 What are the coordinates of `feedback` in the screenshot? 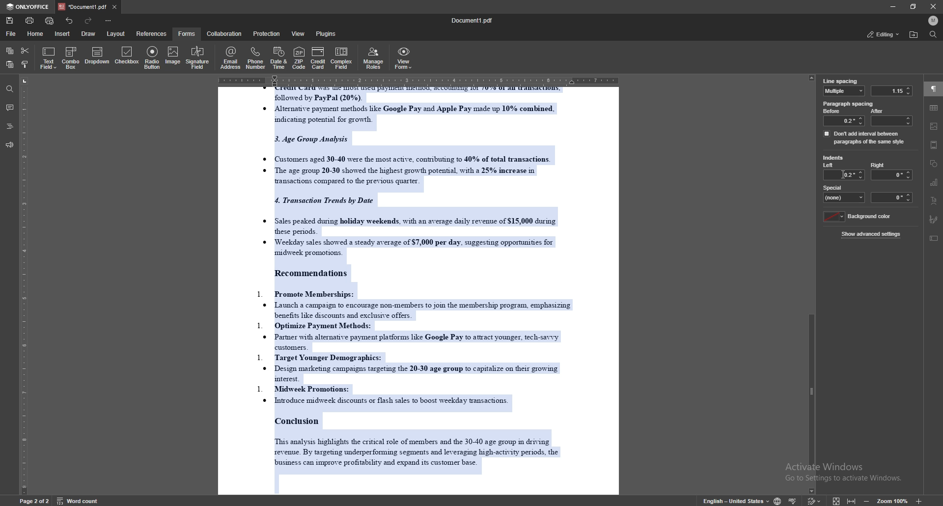 It's located at (9, 145).